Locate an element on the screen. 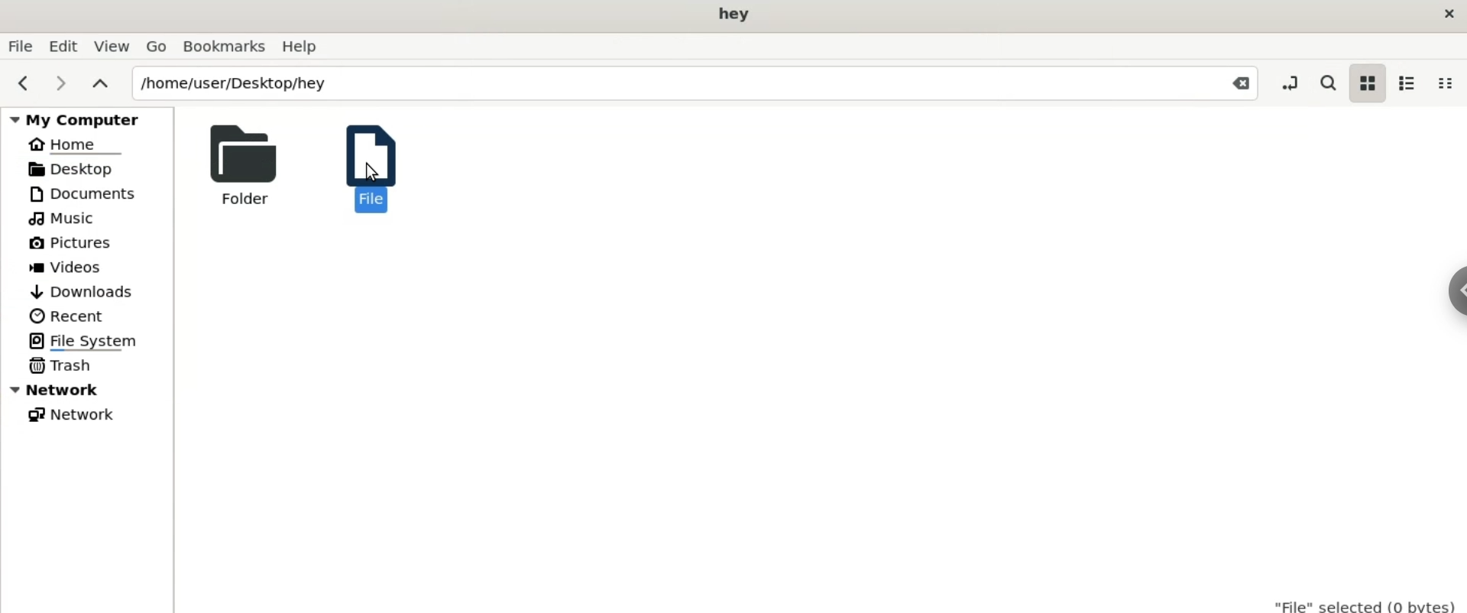 This screenshot has width=1467, height=613. network is located at coordinates (70, 415).